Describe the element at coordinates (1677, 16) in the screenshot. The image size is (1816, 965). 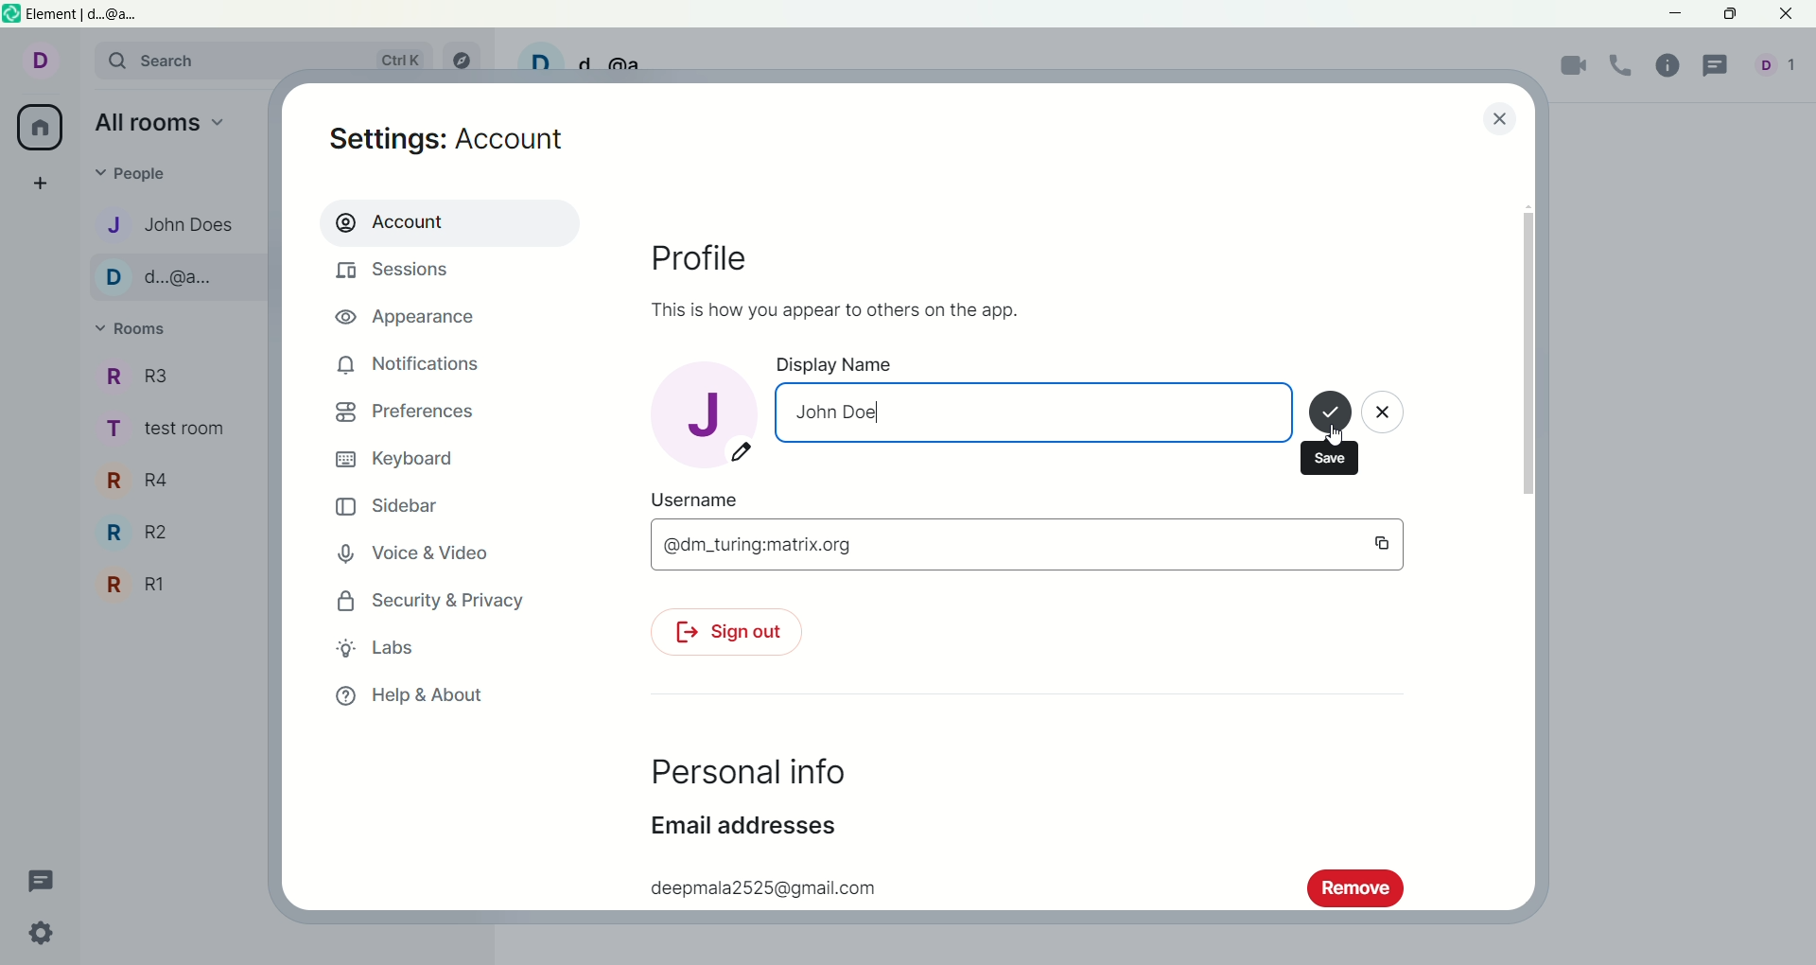
I see `minimize` at that location.